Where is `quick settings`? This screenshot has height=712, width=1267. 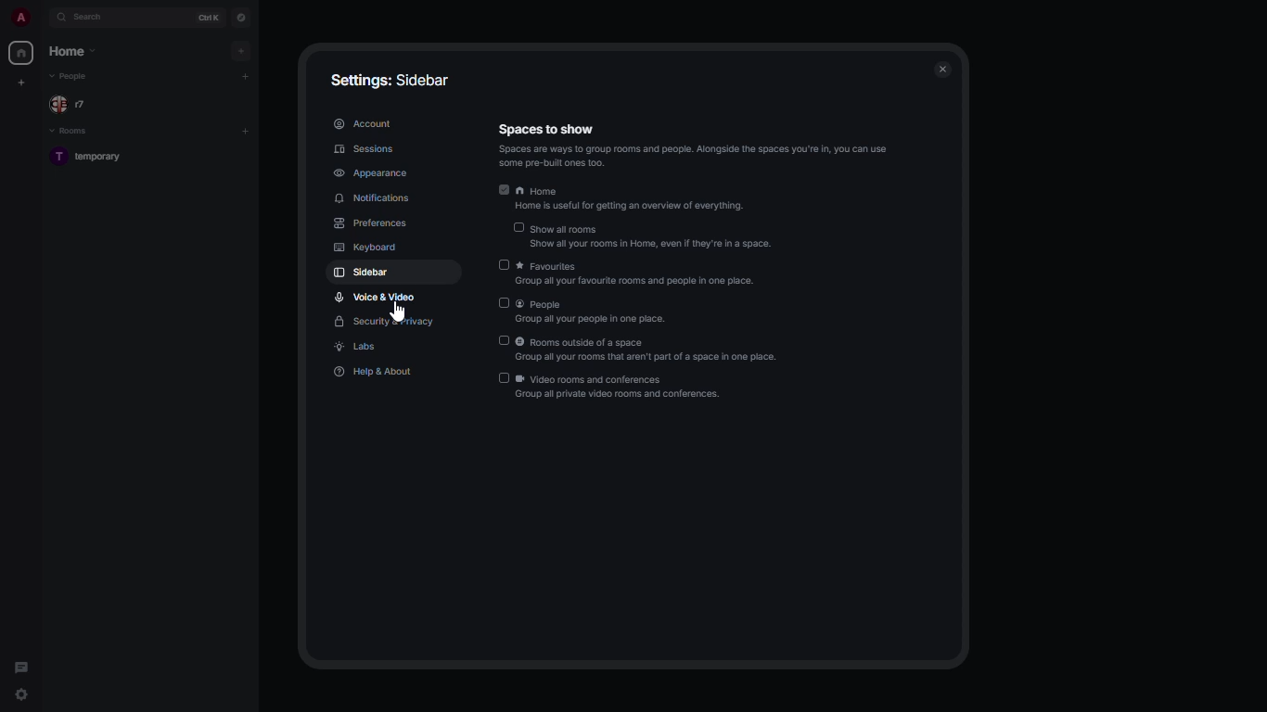
quick settings is located at coordinates (21, 695).